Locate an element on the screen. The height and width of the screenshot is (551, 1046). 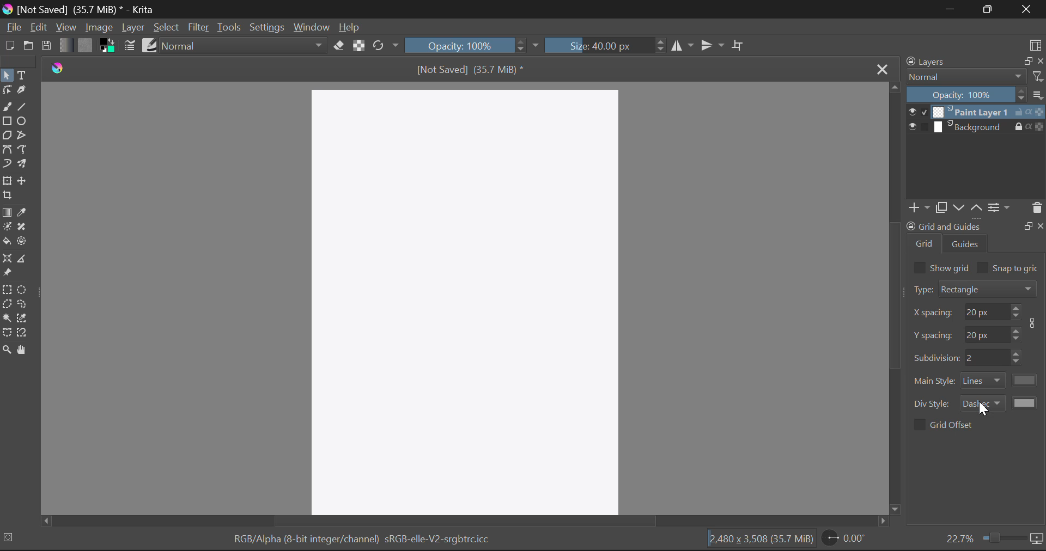
Freehand is located at coordinates (7, 107).